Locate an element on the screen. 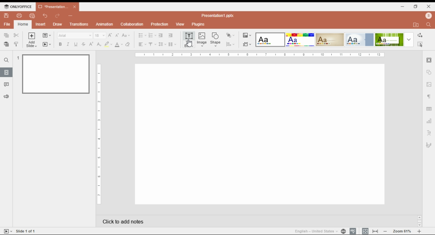 This screenshot has width=435, height=235. Ruler is located at coordinates (99, 134).